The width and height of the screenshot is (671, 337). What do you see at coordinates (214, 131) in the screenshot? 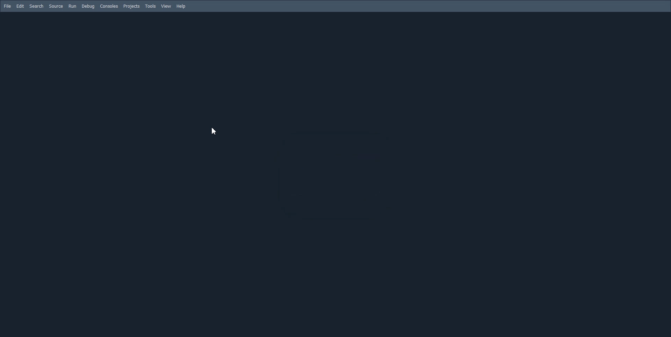
I see `Cursor` at bounding box center [214, 131].